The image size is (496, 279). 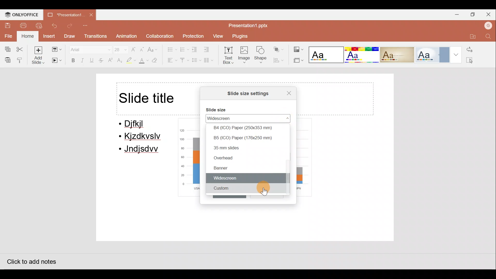 What do you see at coordinates (363, 55) in the screenshot?
I see `Theme 2` at bounding box center [363, 55].